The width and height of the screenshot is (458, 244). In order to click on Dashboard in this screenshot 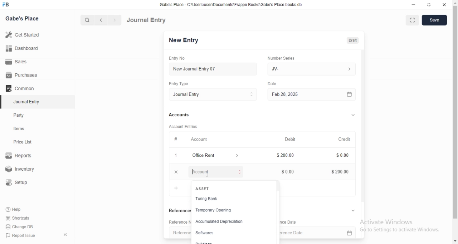, I will do `click(21, 48)`.